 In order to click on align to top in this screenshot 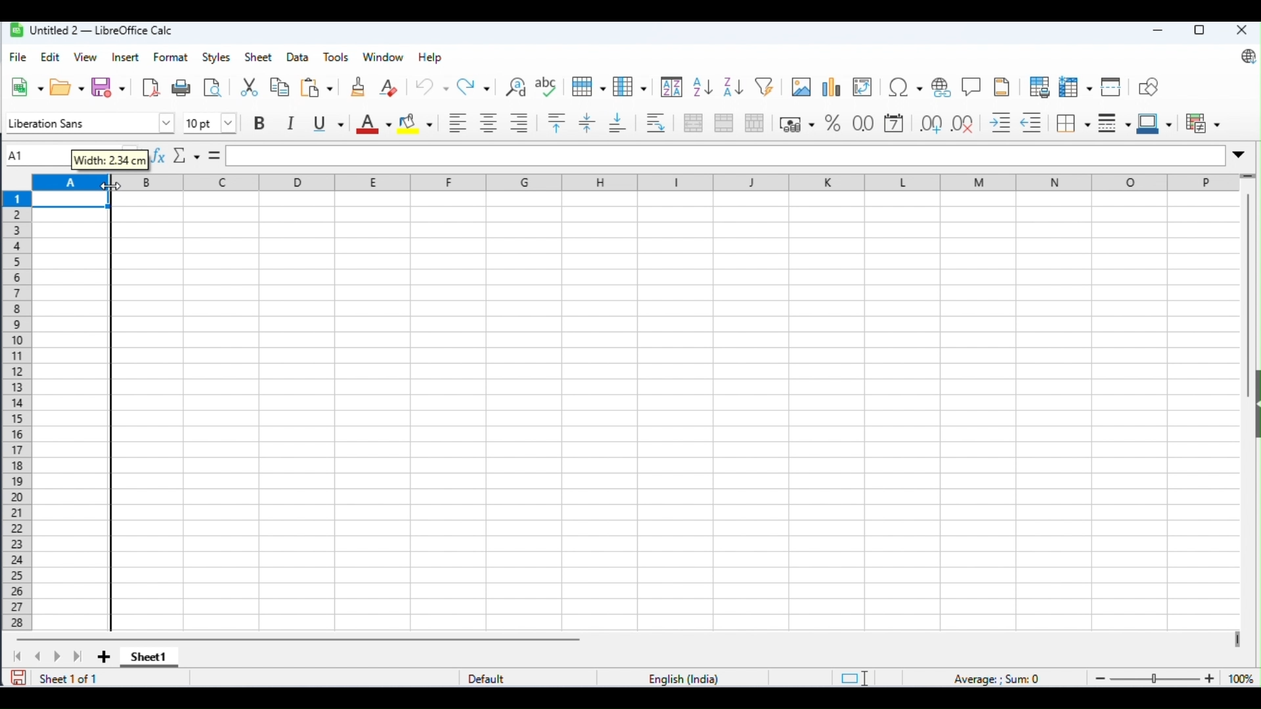, I will do `click(557, 123)`.